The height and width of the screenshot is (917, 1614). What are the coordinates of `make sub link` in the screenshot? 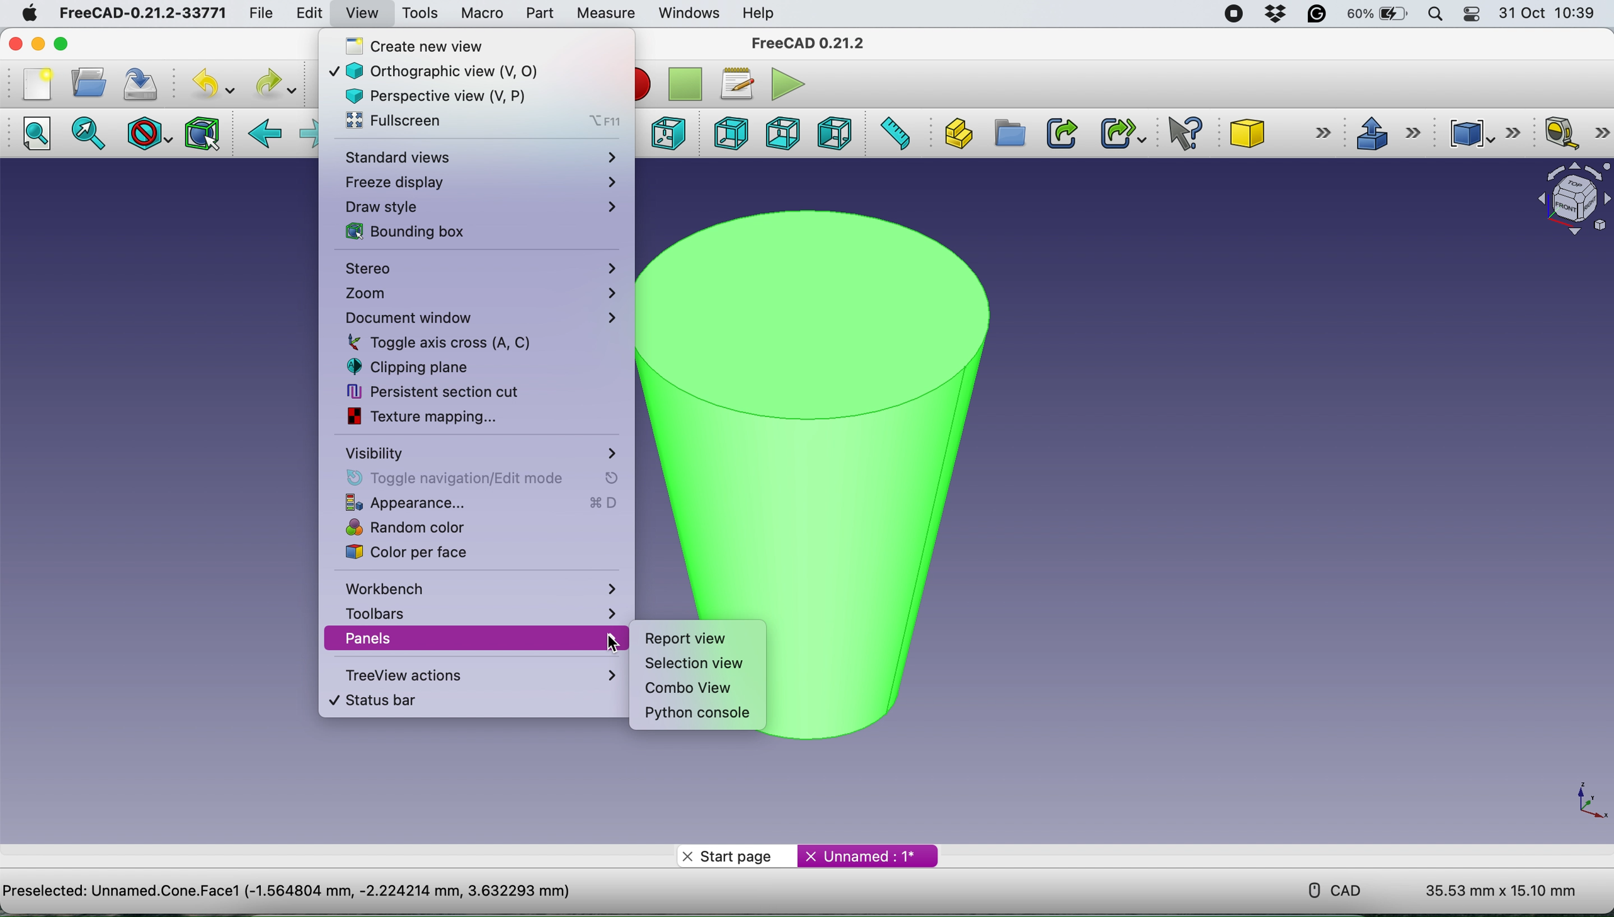 It's located at (1121, 133).